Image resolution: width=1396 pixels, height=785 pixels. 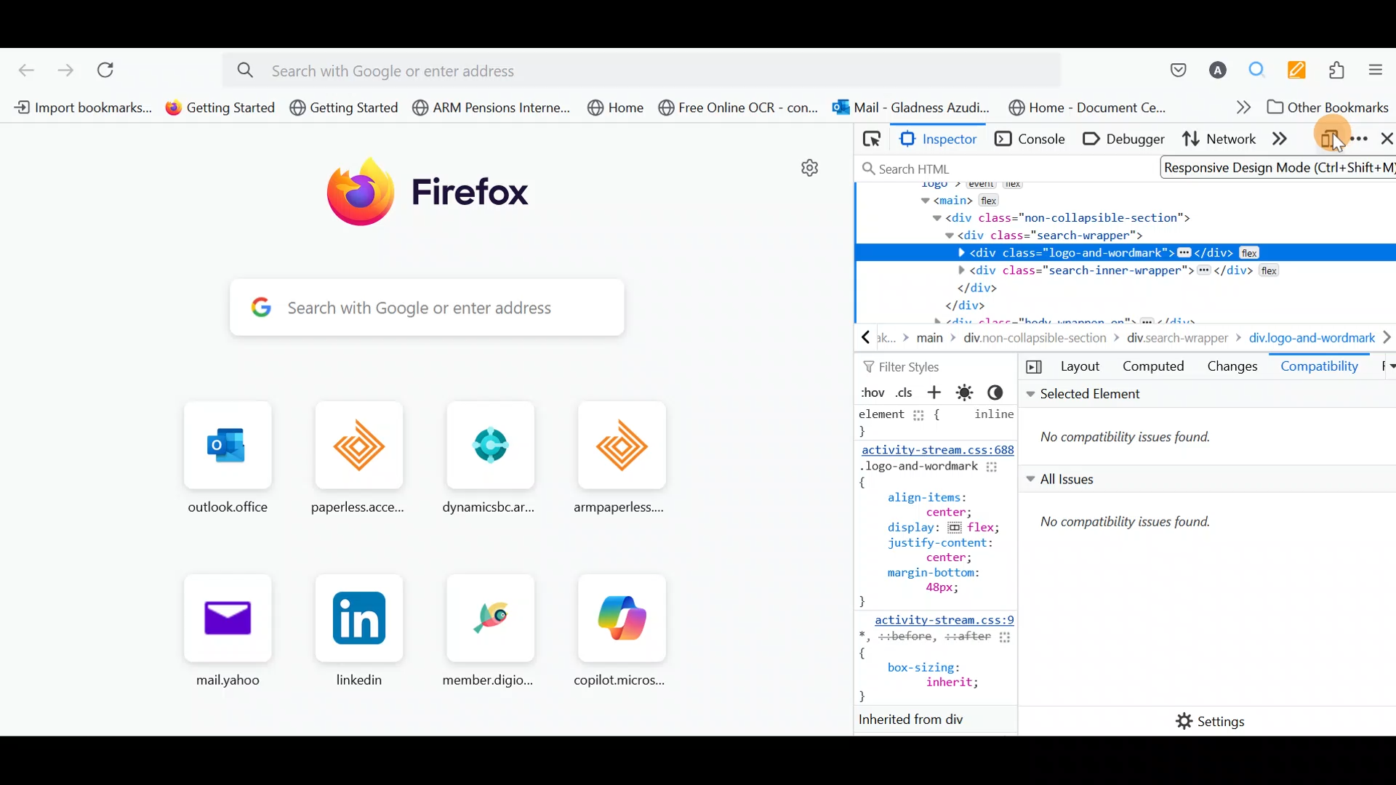 What do you see at coordinates (1220, 142) in the screenshot?
I see `Network` at bounding box center [1220, 142].